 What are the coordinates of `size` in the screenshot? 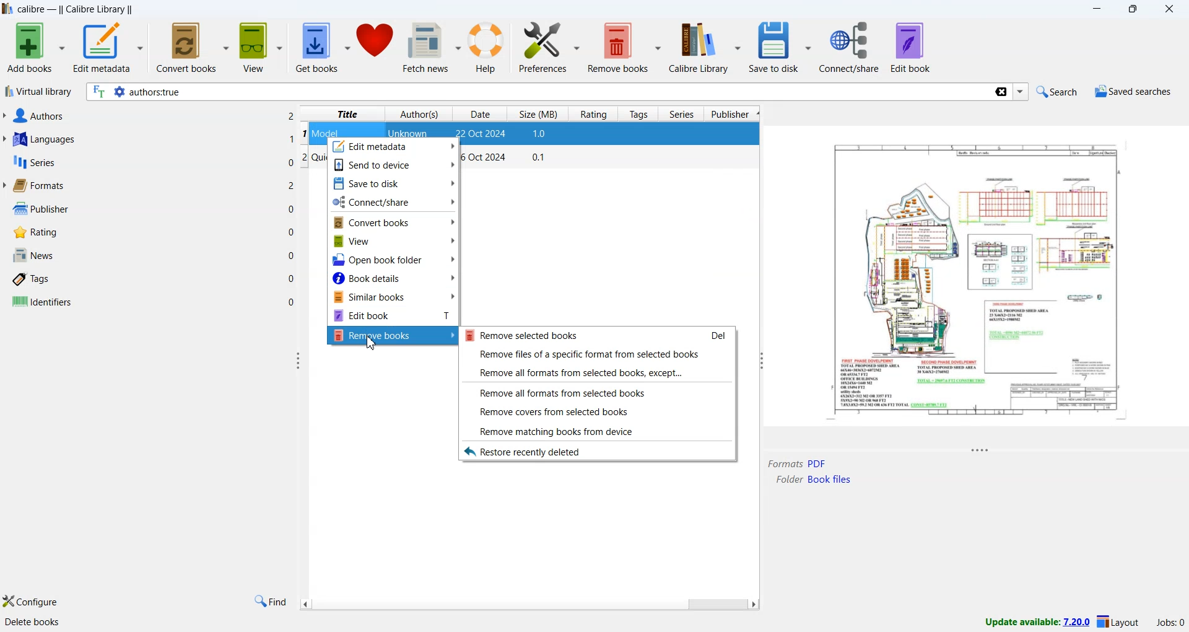 It's located at (541, 134).